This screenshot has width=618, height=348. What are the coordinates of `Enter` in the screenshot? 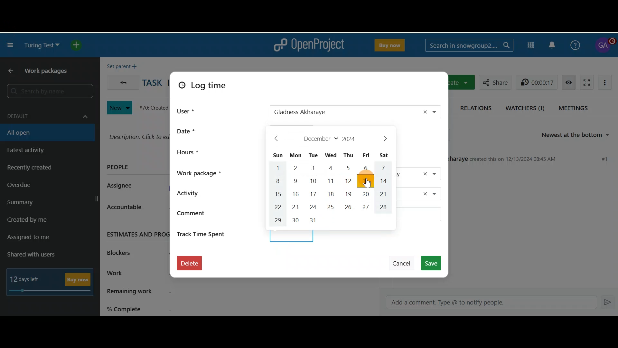 It's located at (608, 302).